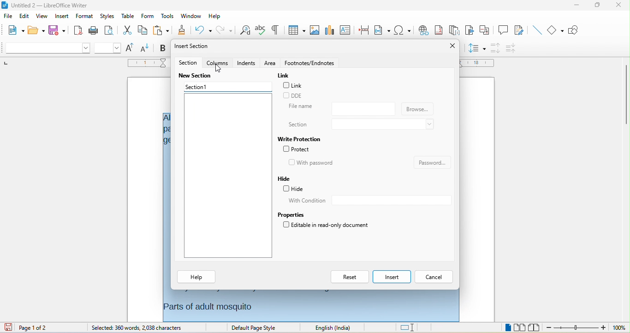 The width and height of the screenshot is (630, 333). What do you see at coordinates (245, 31) in the screenshot?
I see `find and replace` at bounding box center [245, 31].